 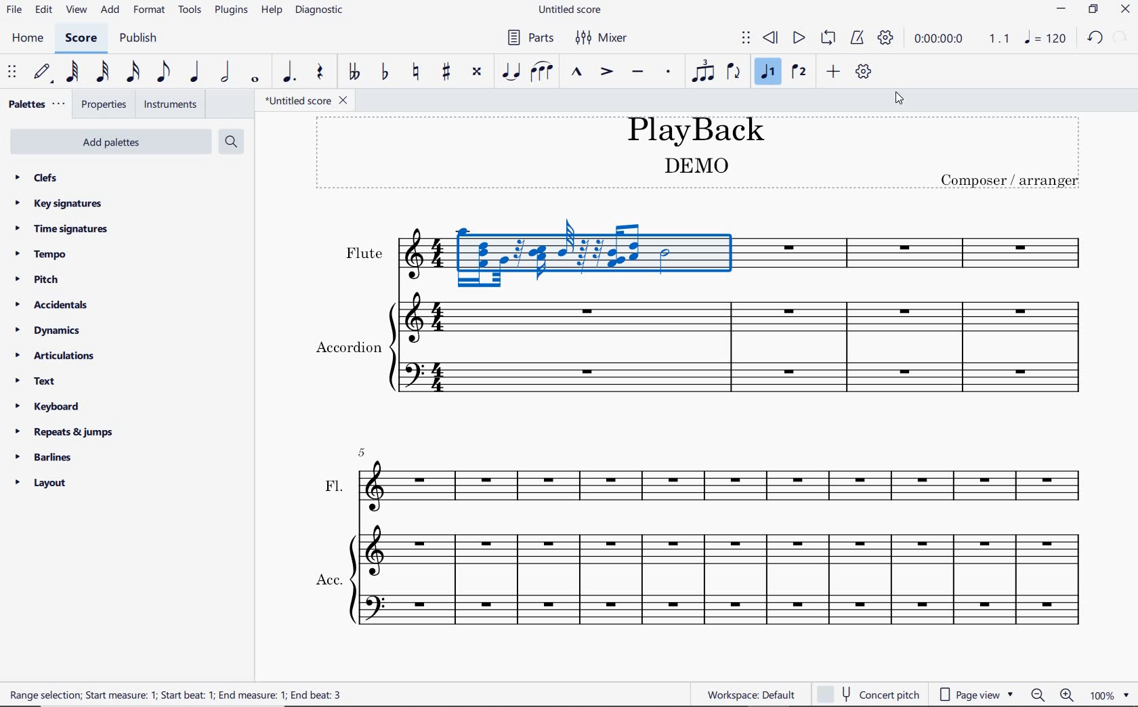 I want to click on rewind, so click(x=771, y=39).